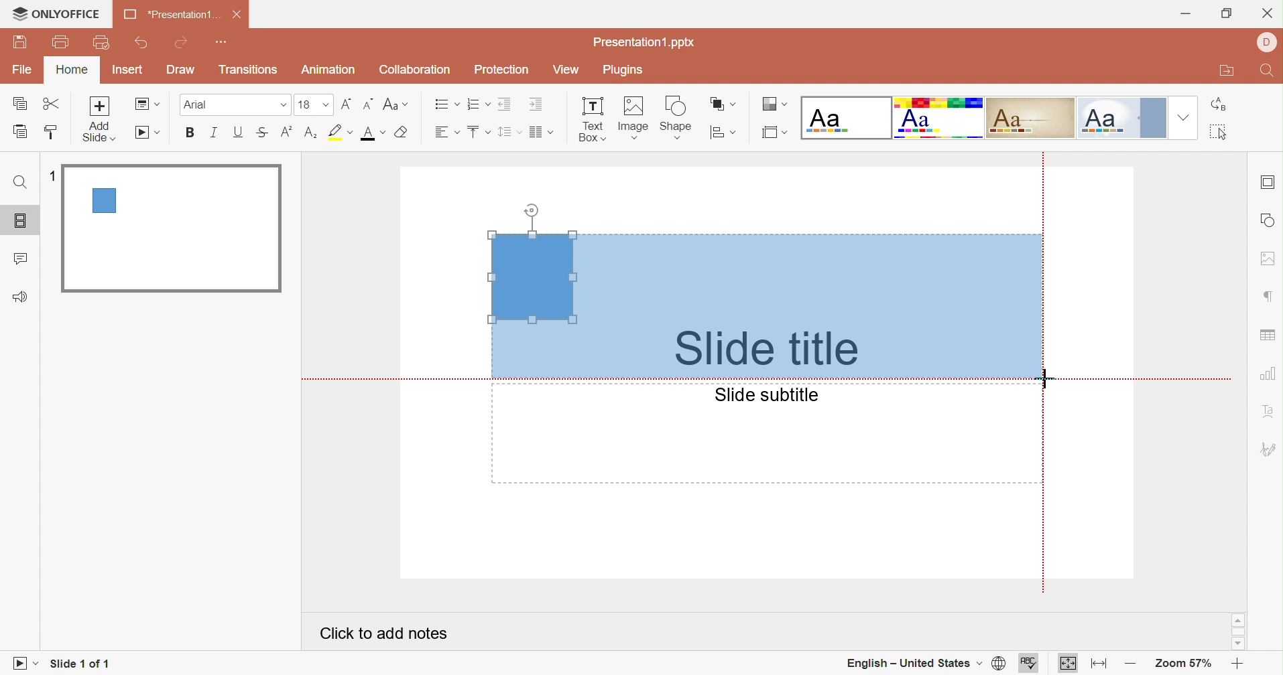  Describe the element at coordinates (1099, 665) in the screenshot. I see `Fit to width` at that location.